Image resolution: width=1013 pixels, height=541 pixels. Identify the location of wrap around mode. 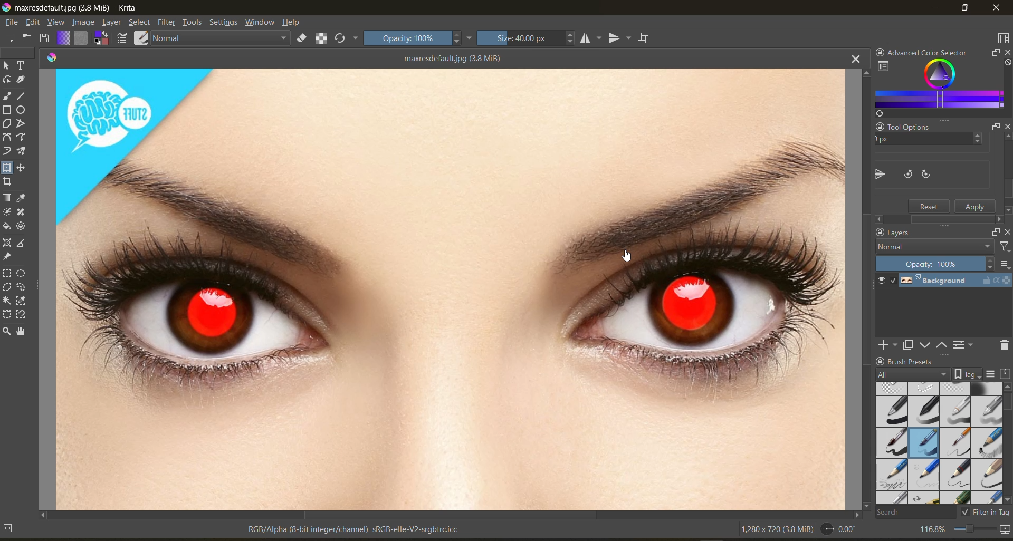
(647, 38).